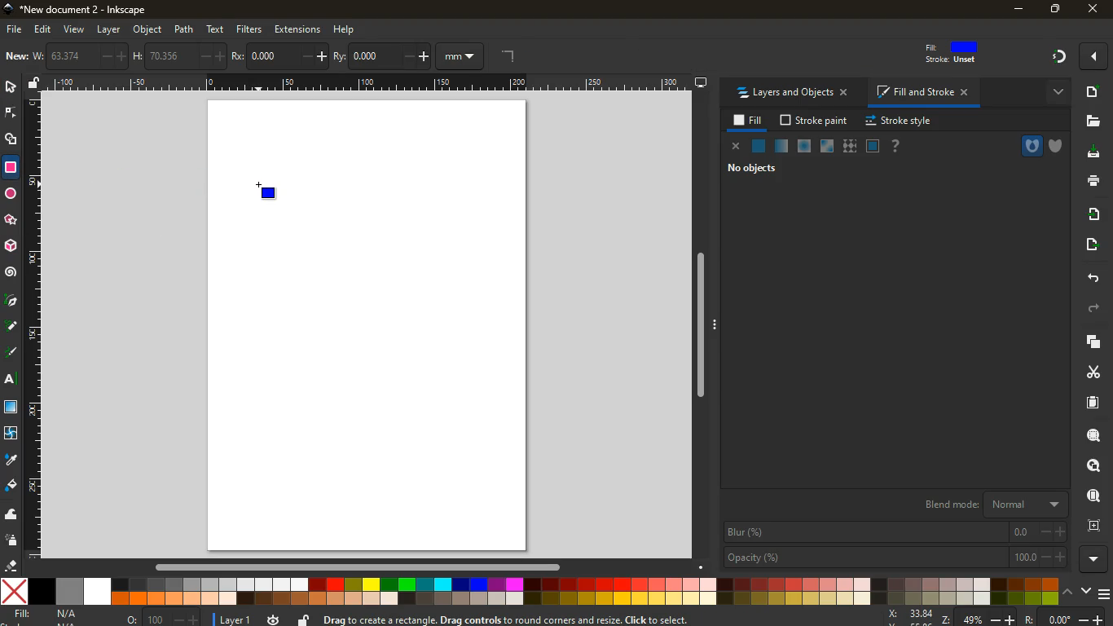 The height and width of the screenshot is (626, 1113). Describe the element at coordinates (235, 620) in the screenshot. I see `layer 1` at that location.